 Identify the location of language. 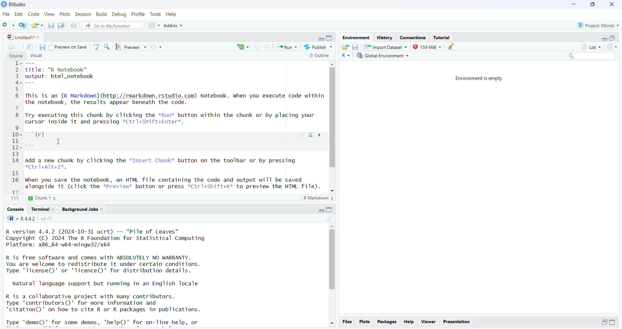
(97, 47).